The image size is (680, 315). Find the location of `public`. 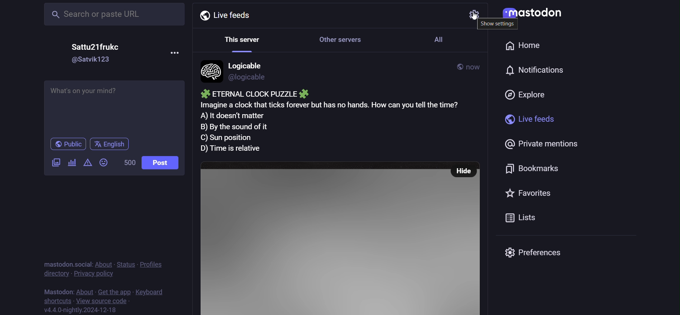

public is located at coordinates (68, 144).